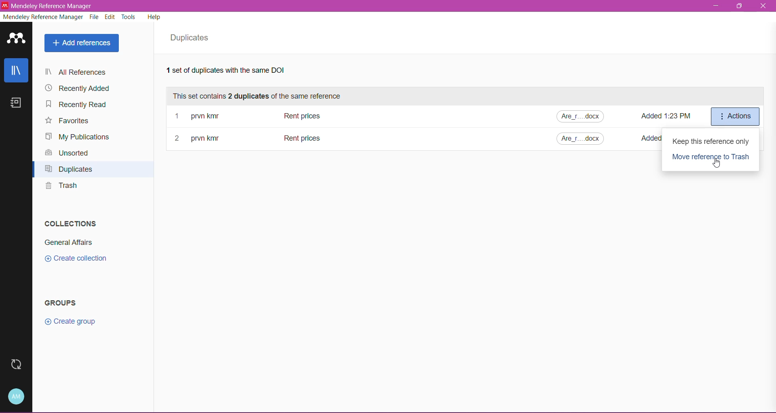 This screenshot has height=413, width=776. I want to click on rent prices, so click(303, 139).